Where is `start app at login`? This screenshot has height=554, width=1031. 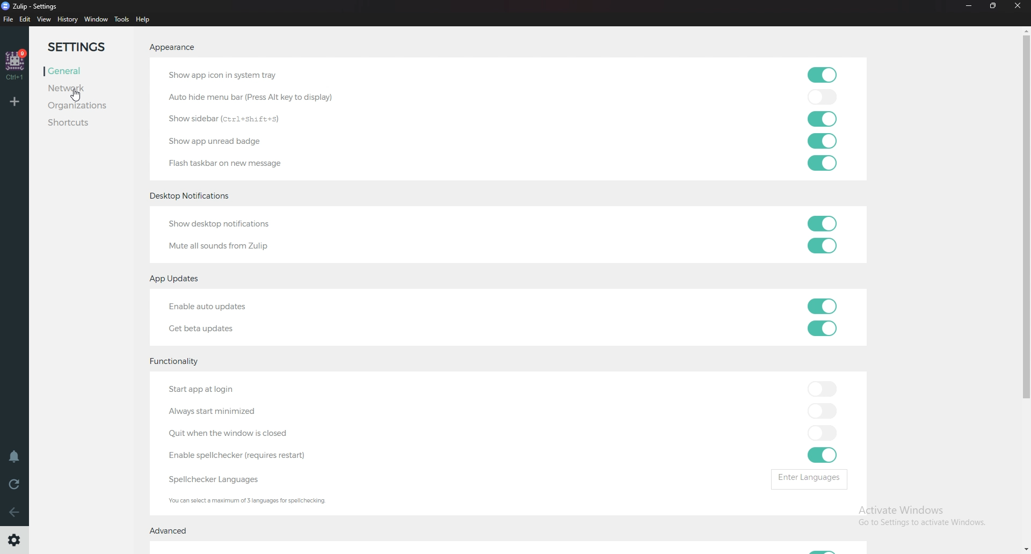
start app at login is located at coordinates (220, 391).